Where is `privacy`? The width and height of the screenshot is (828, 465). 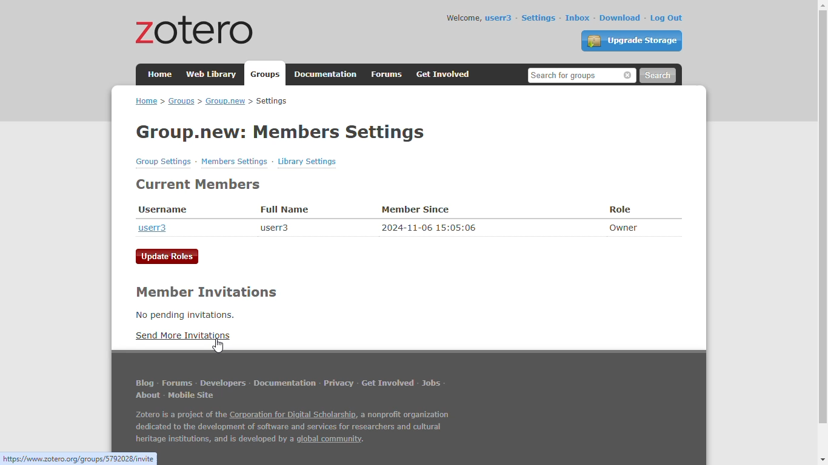
privacy is located at coordinates (339, 383).